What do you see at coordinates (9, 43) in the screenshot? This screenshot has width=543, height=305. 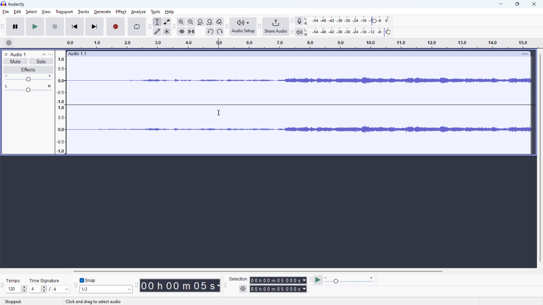 I see `timeline settings` at bounding box center [9, 43].